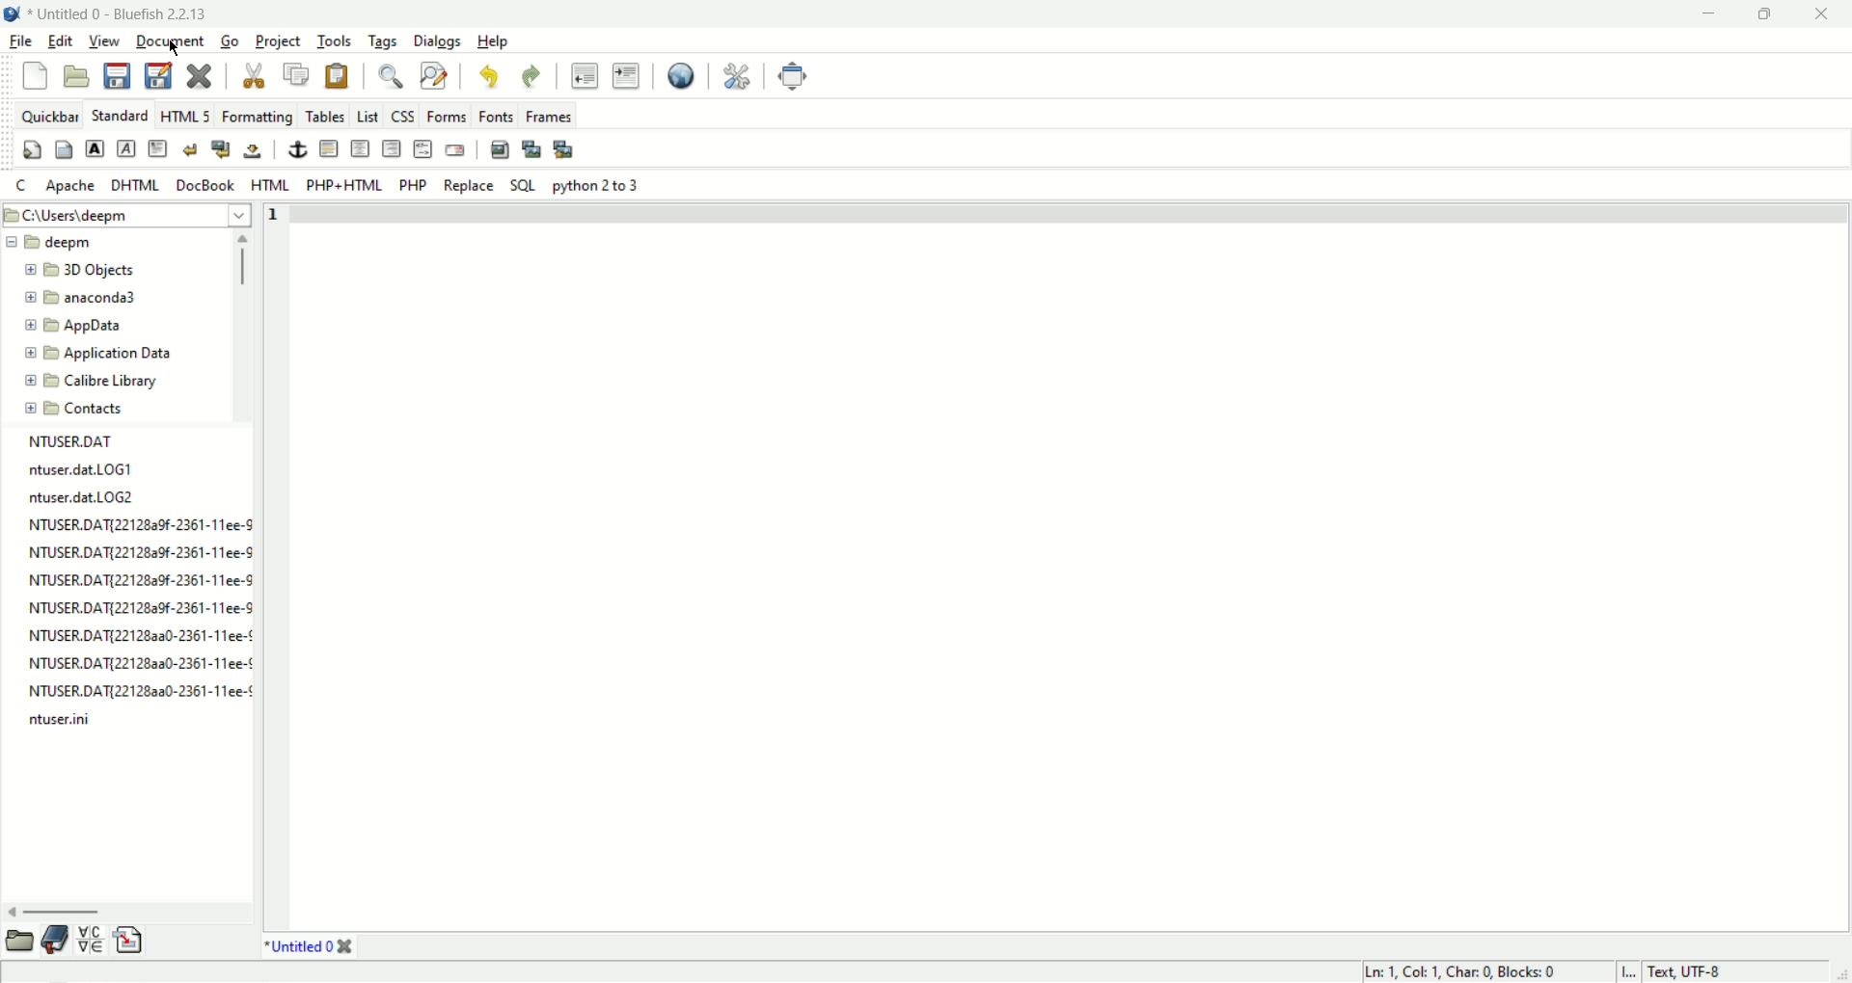 The width and height of the screenshot is (1852, 983). I want to click on view in browser, so click(681, 77).